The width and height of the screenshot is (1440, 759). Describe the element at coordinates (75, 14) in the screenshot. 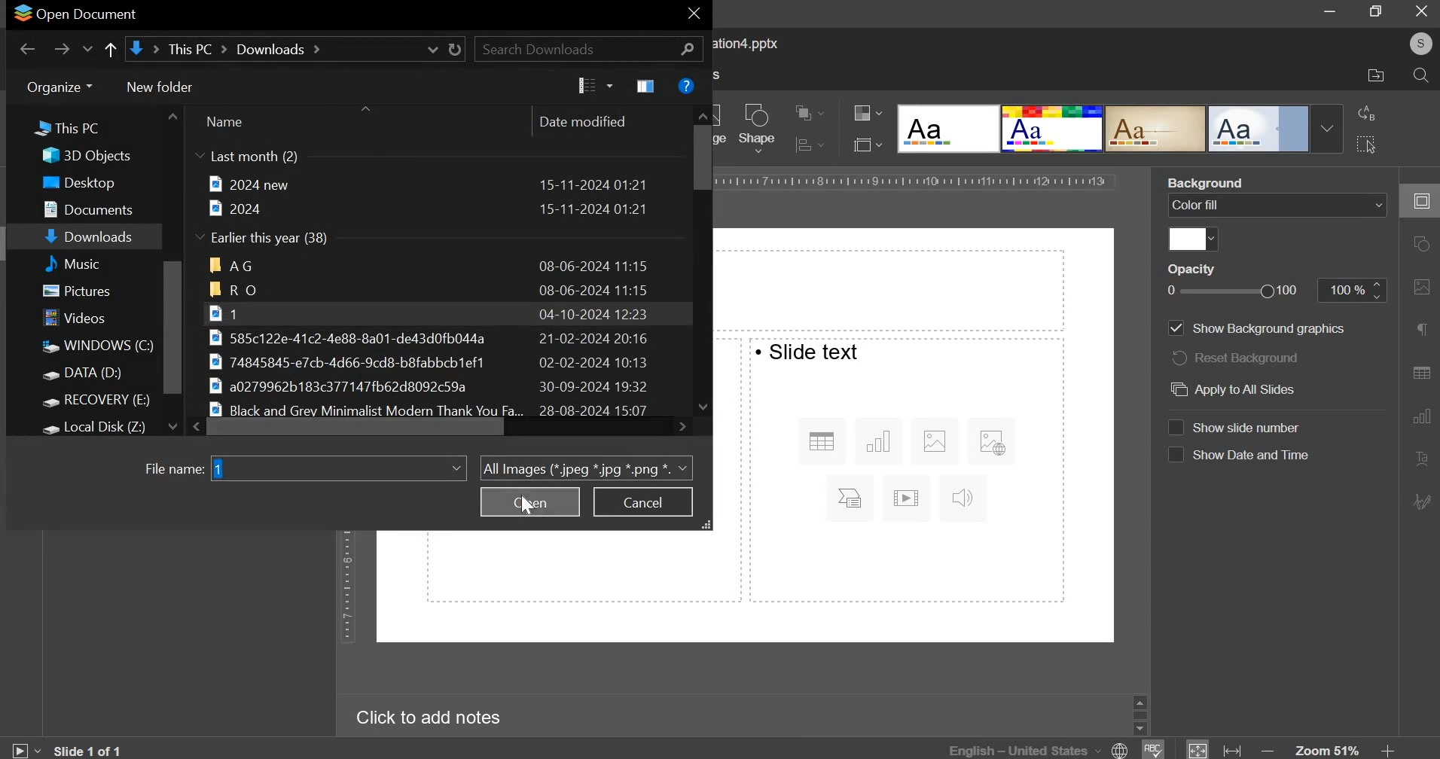

I see `open document` at that location.